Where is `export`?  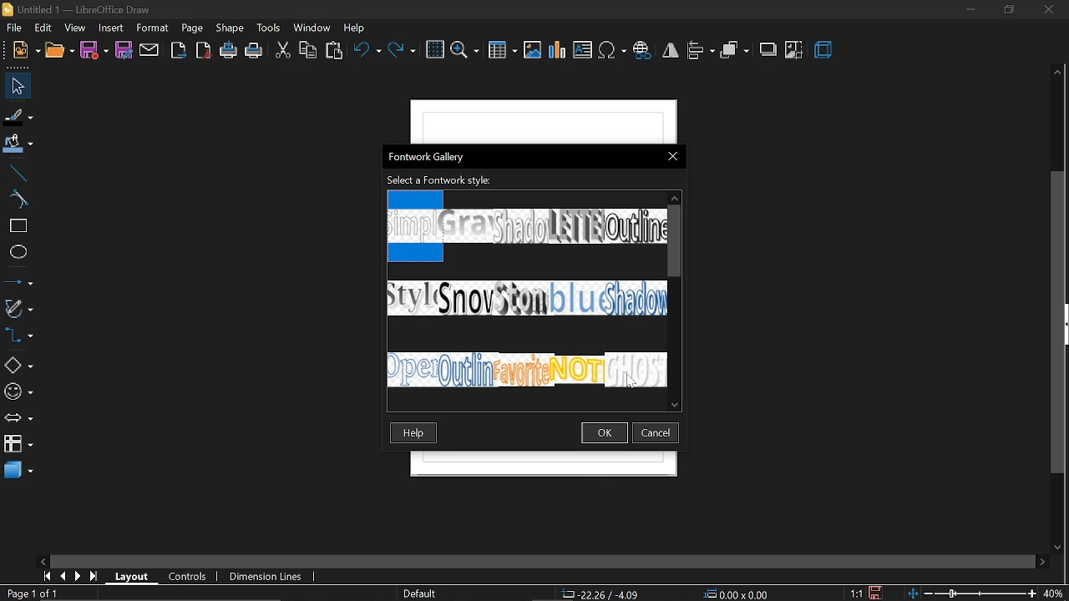 export is located at coordinates (179, 52).